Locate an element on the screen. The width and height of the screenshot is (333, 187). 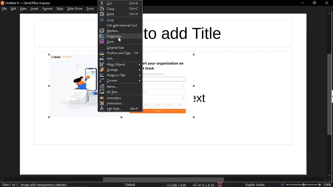
co-ordinate is located at coordinates (176, 185).